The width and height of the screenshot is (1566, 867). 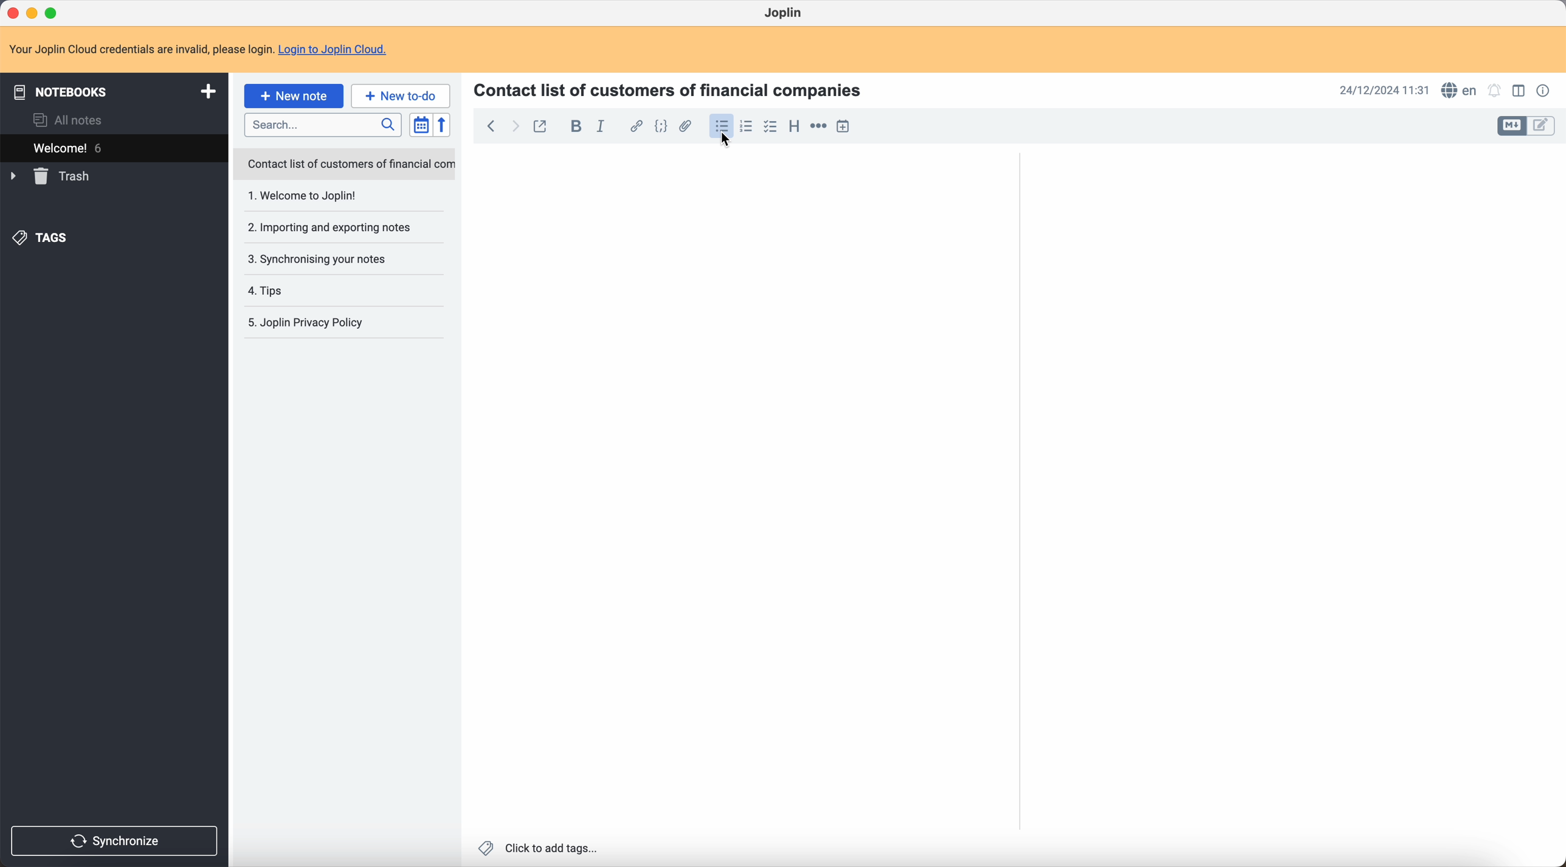 I want to click on attach file, so click(x=686, y=126).